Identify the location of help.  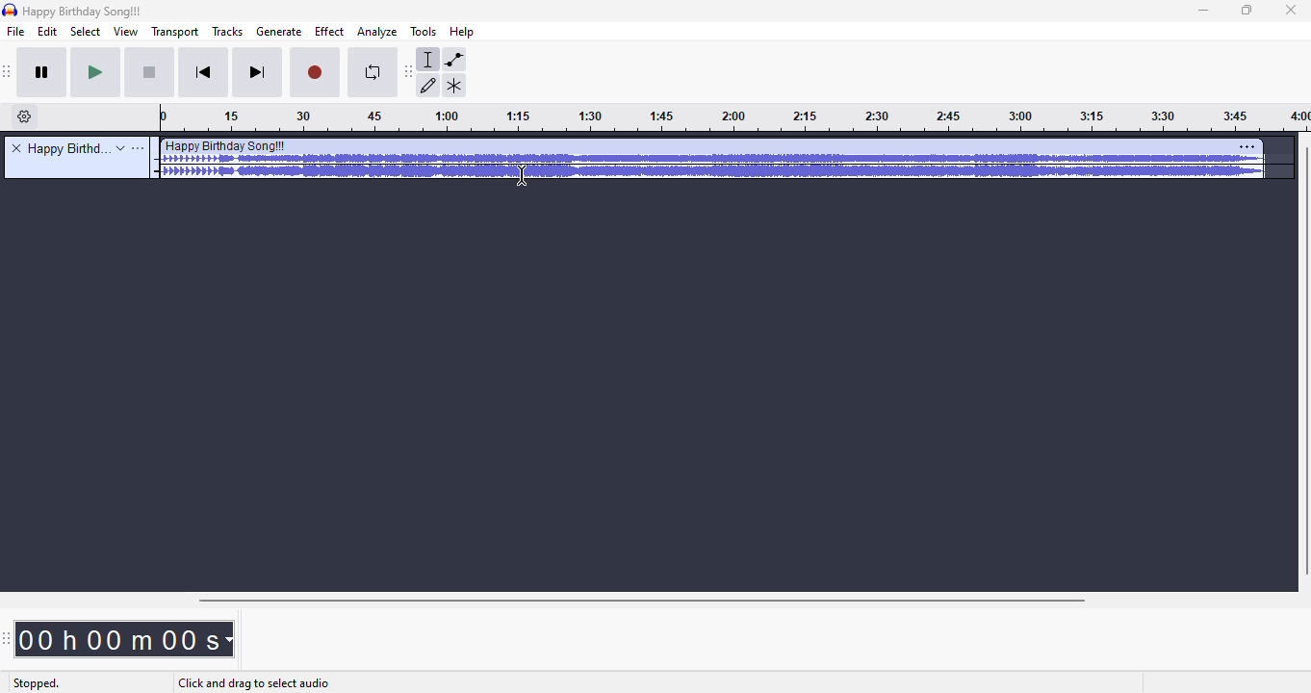
(463, 31).